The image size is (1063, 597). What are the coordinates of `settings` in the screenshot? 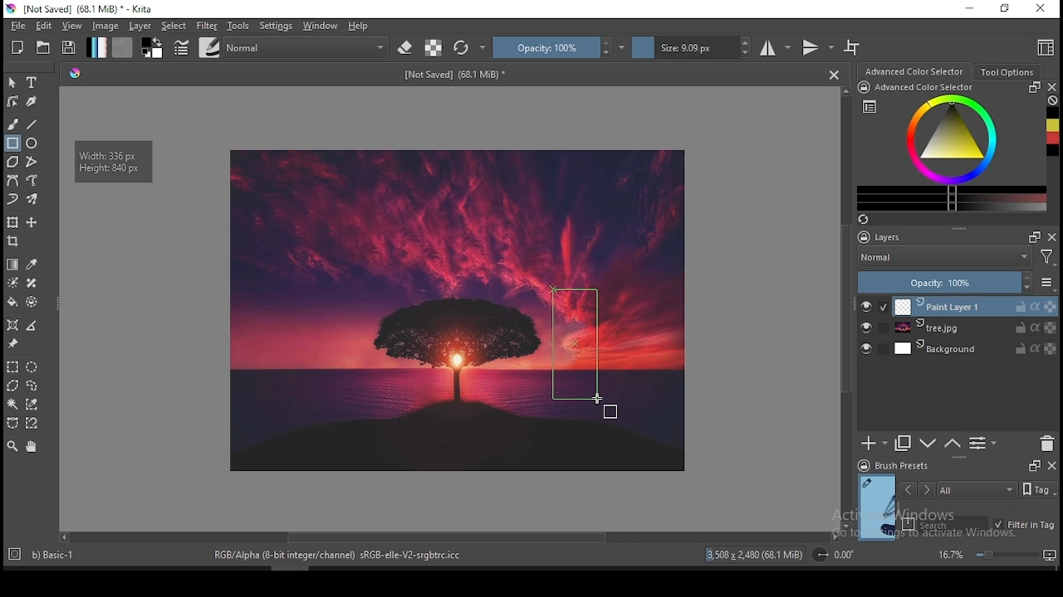 It's located at (276, 26).